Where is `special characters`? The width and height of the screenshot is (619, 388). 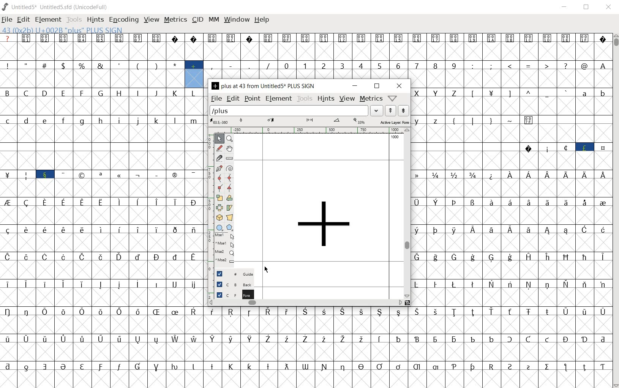
special characters is located at coordinates (447, 210).